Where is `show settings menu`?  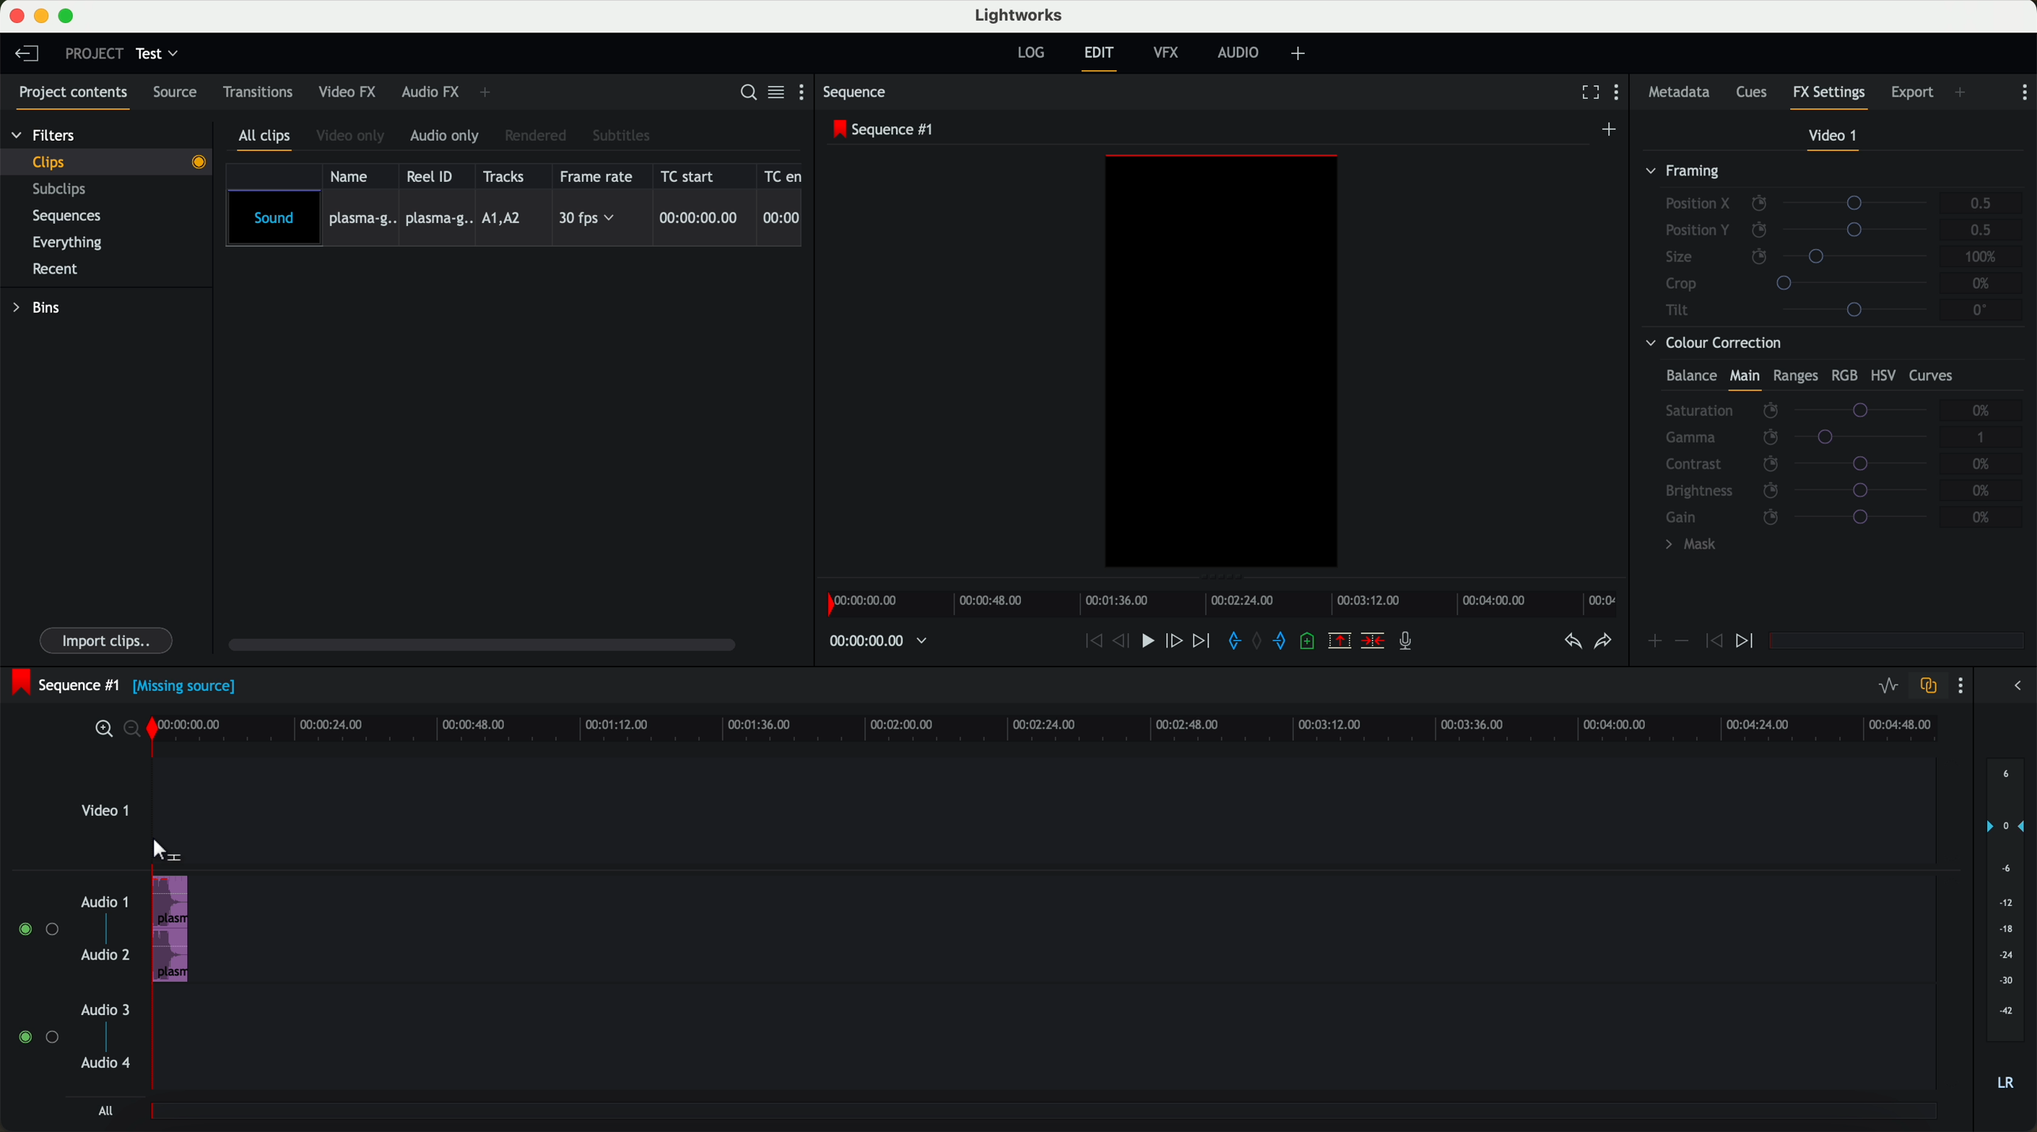
show settings menu is located at coordinates (805, 95).